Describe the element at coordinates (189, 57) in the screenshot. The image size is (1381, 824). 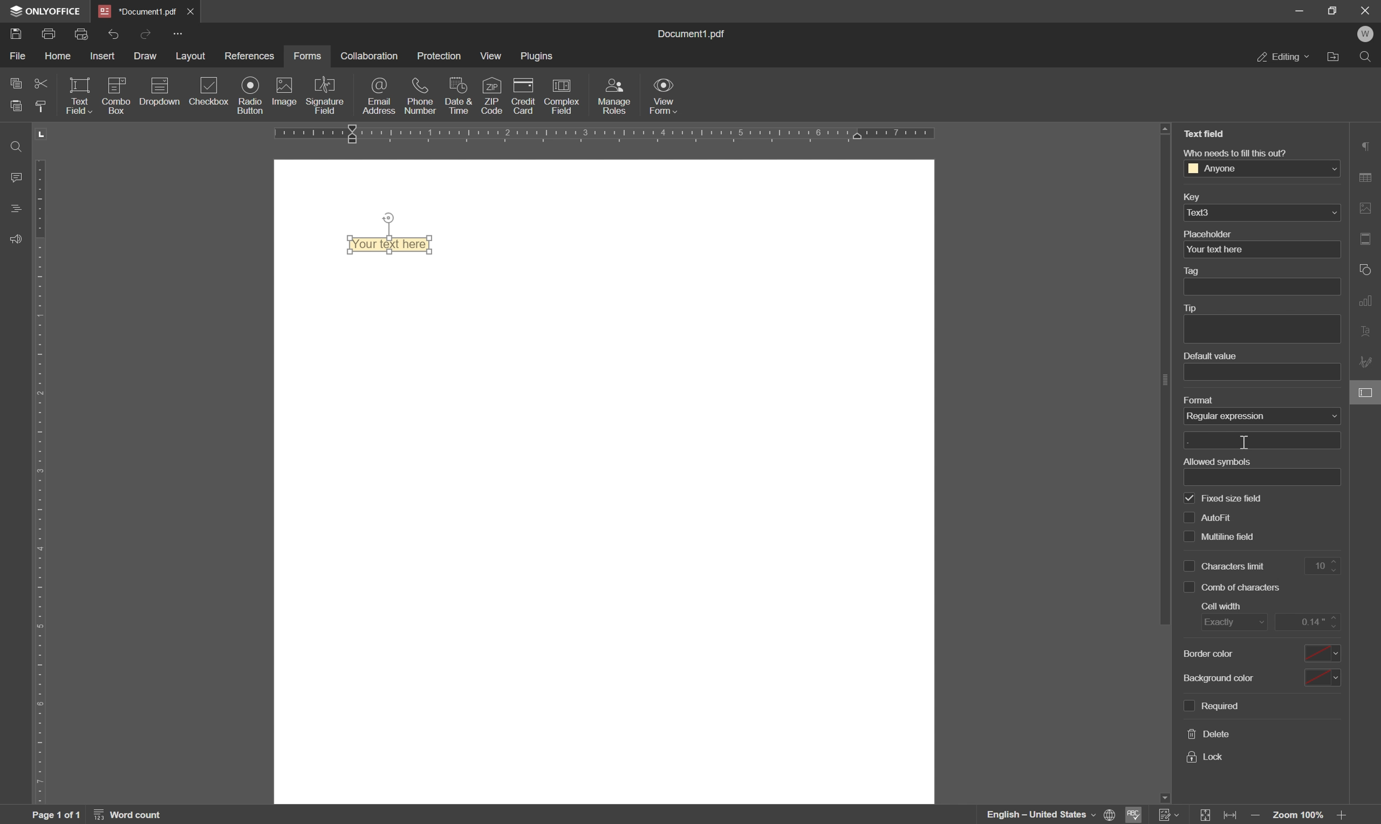
I see `layout` at that location.